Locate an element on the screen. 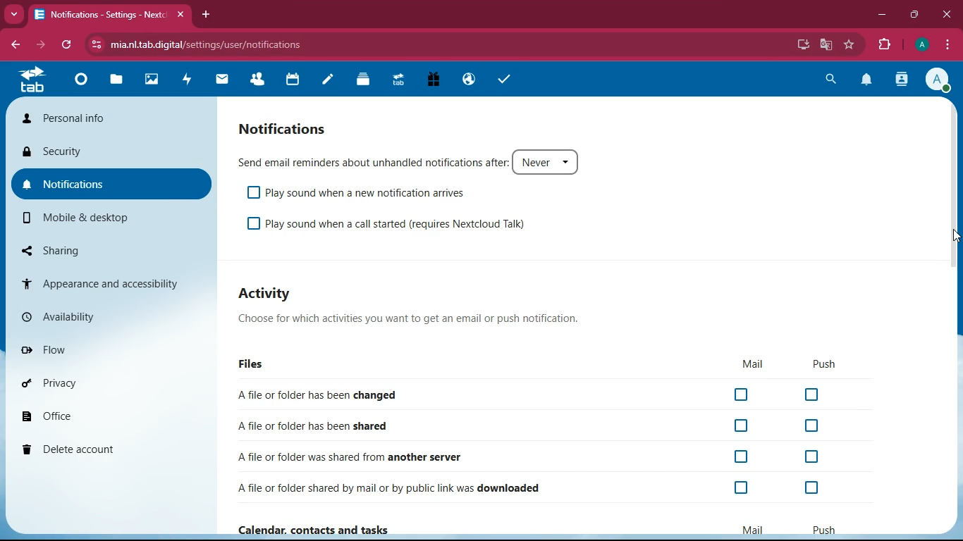 Image resolution: width=963 pixels, height=541 pixels. favorite is located at coordinates (850, 44).